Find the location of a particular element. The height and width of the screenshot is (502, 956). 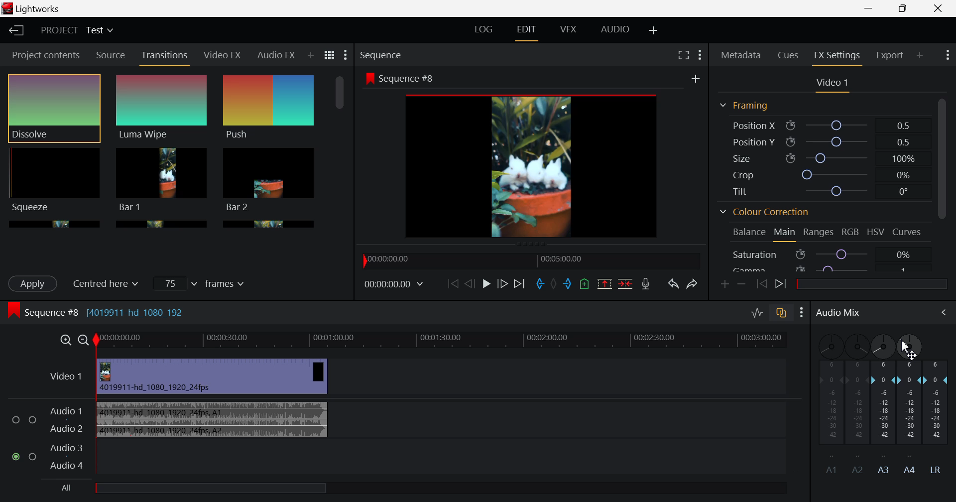

Cues is located at coordinates (789, 55).